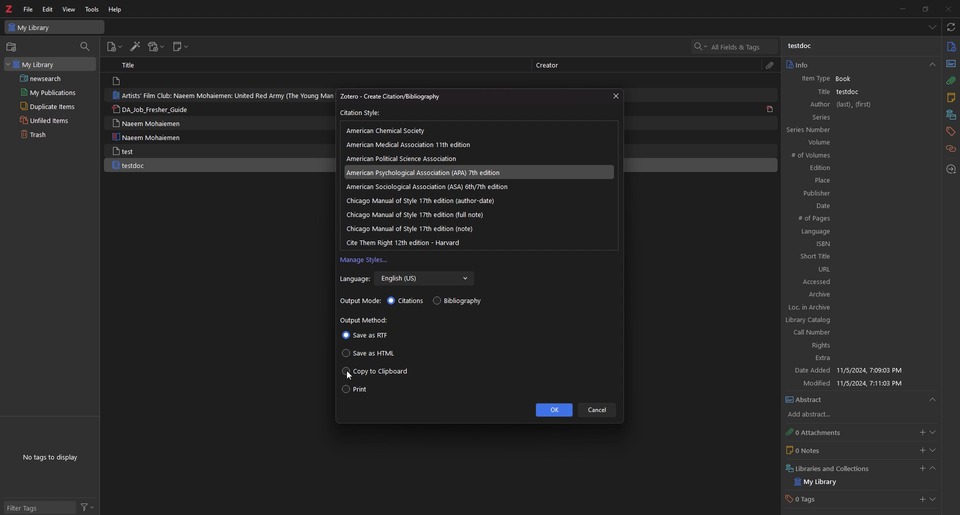 The width and height of the screenshot is (960, 515). Describe the element at coordinates (856, 232) in the screenshot. I see `Languages` at that location.